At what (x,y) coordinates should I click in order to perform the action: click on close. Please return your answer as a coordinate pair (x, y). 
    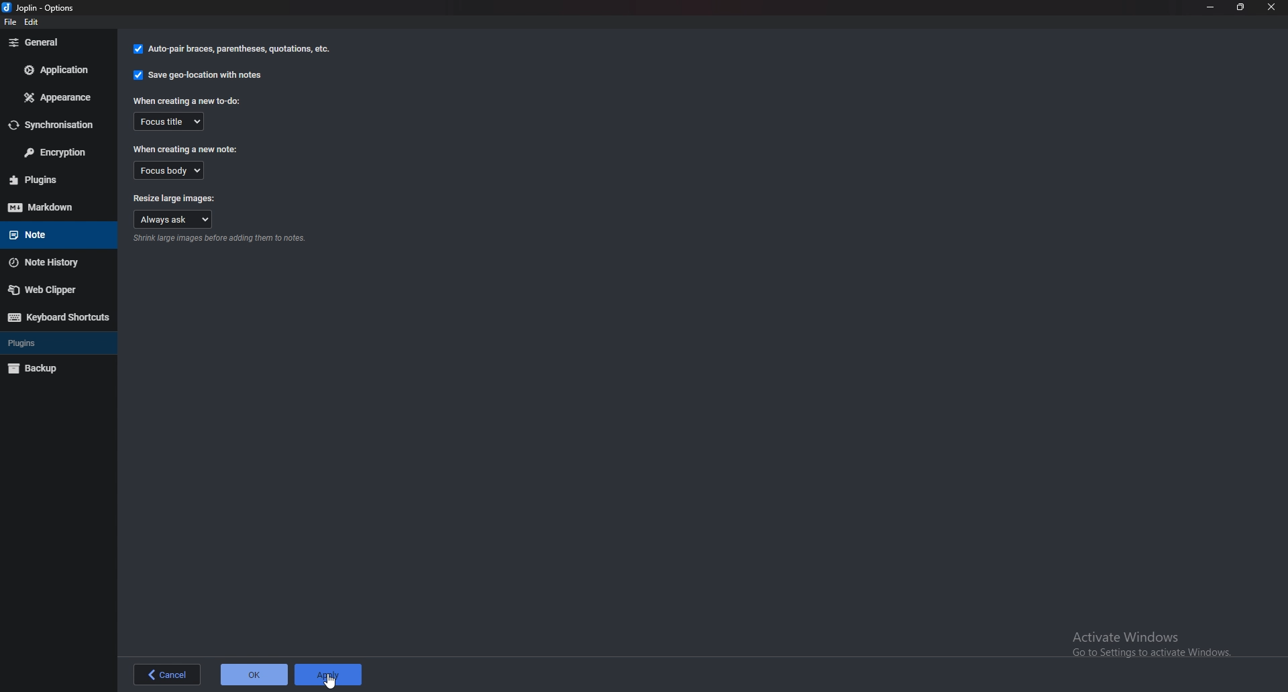
    Looking at the image, I should click on (1272, 7).